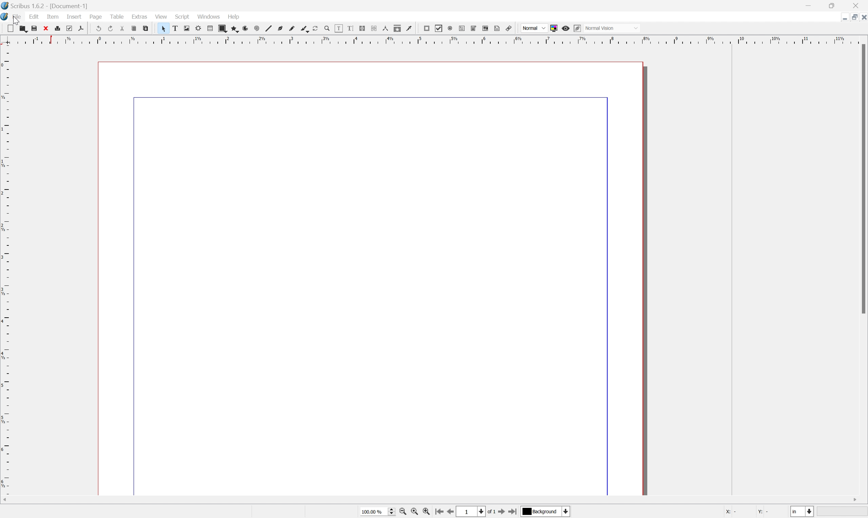  What do you see at coordinates (186, 29) in the screenshot?
I see `Image frame` at bounding box center [186, 29].